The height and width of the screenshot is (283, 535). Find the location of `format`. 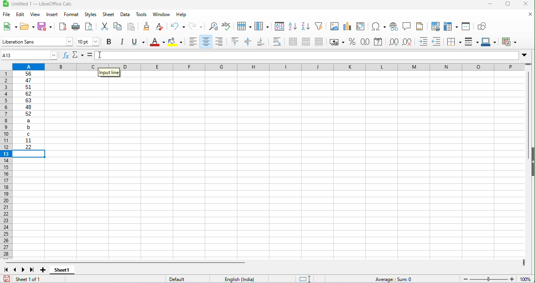

format is located at coordinates (71, 15).